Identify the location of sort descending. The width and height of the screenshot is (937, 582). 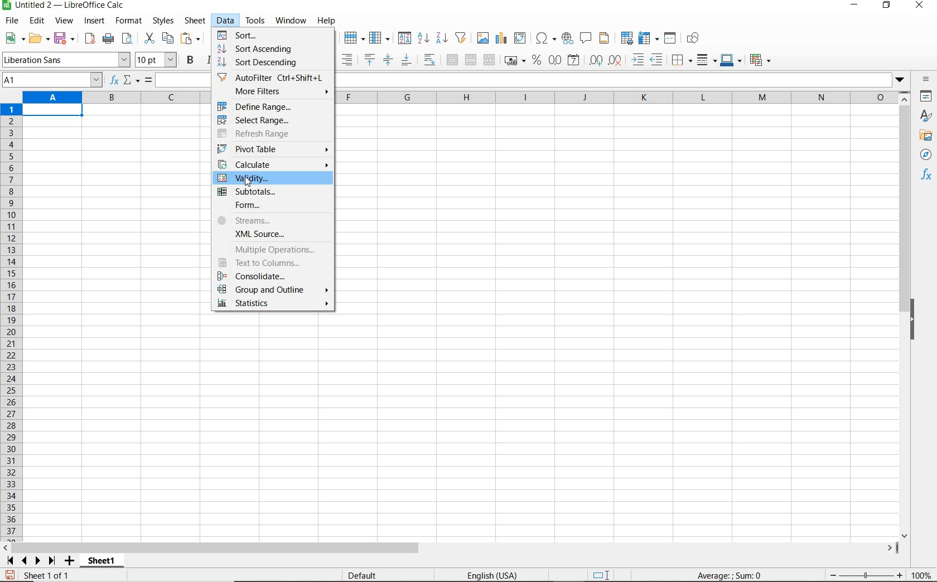
(442, 37).